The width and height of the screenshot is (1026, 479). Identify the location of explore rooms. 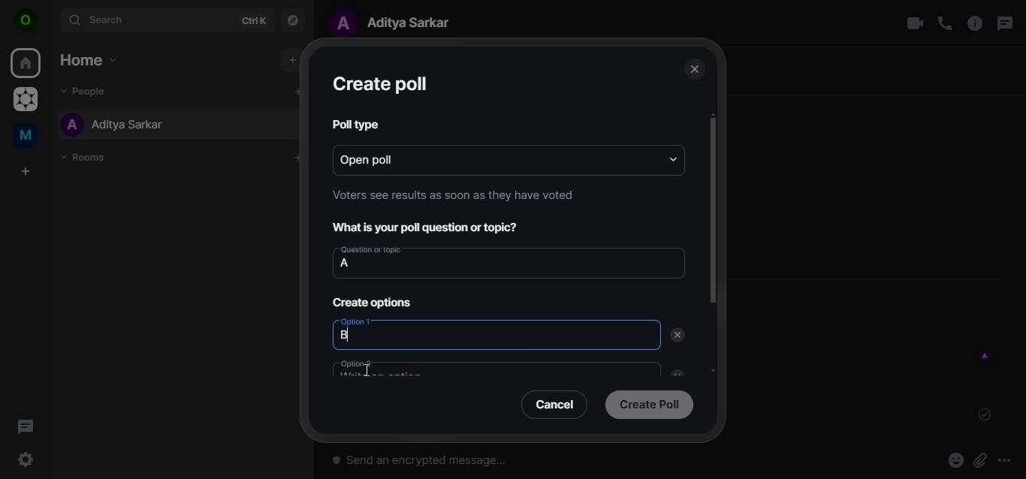
(294, 19).